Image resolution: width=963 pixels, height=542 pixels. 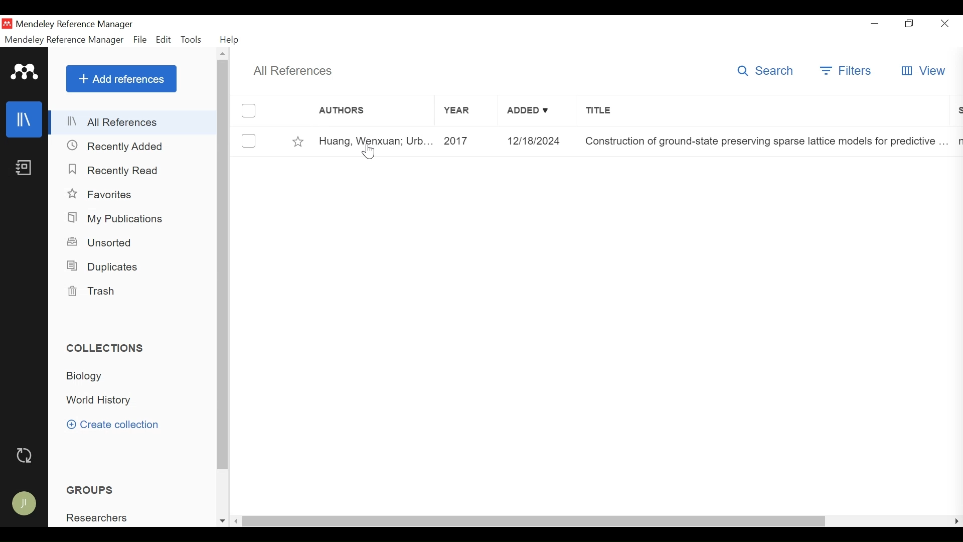 What do you see at coordinates (25, 456) in the screenshot?
I see `Sync` at bounding box center [25, 456].